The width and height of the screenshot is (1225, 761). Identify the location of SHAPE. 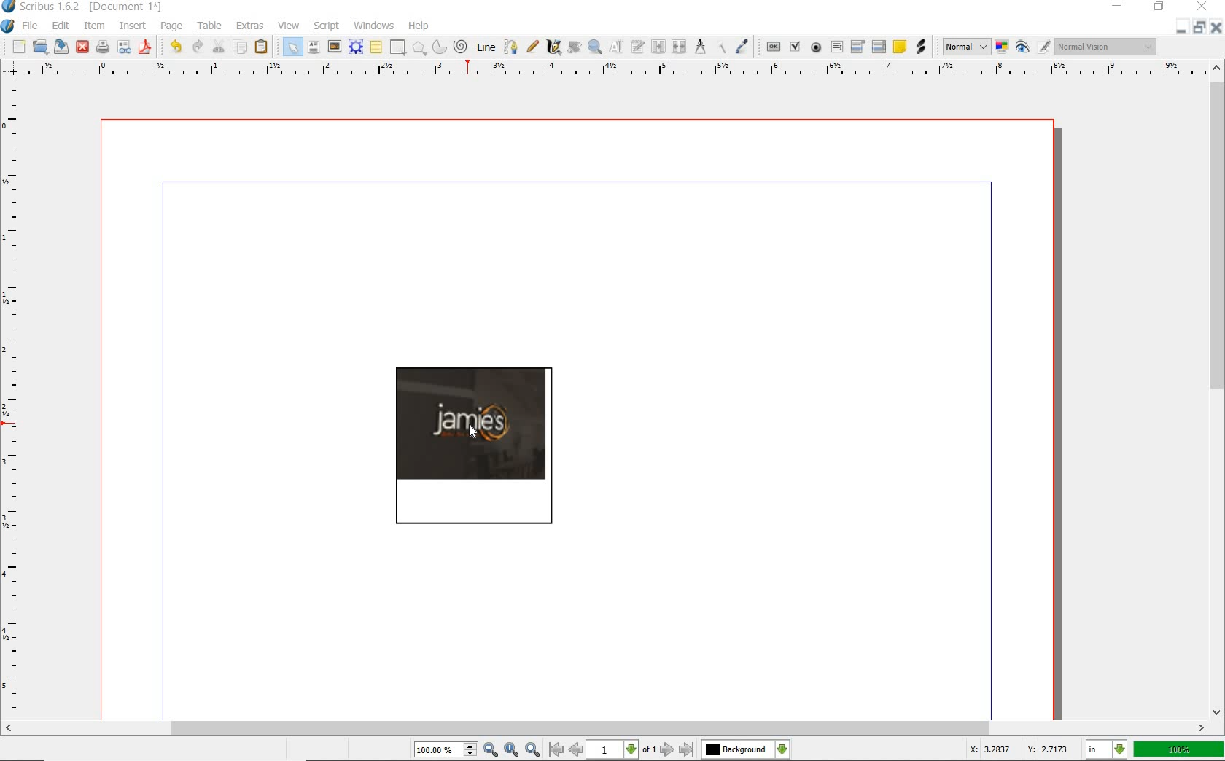
(398, 47).